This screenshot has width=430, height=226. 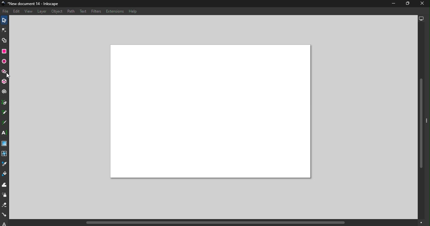 I want to click on Rectangle tool, so click(x=4, y=52).